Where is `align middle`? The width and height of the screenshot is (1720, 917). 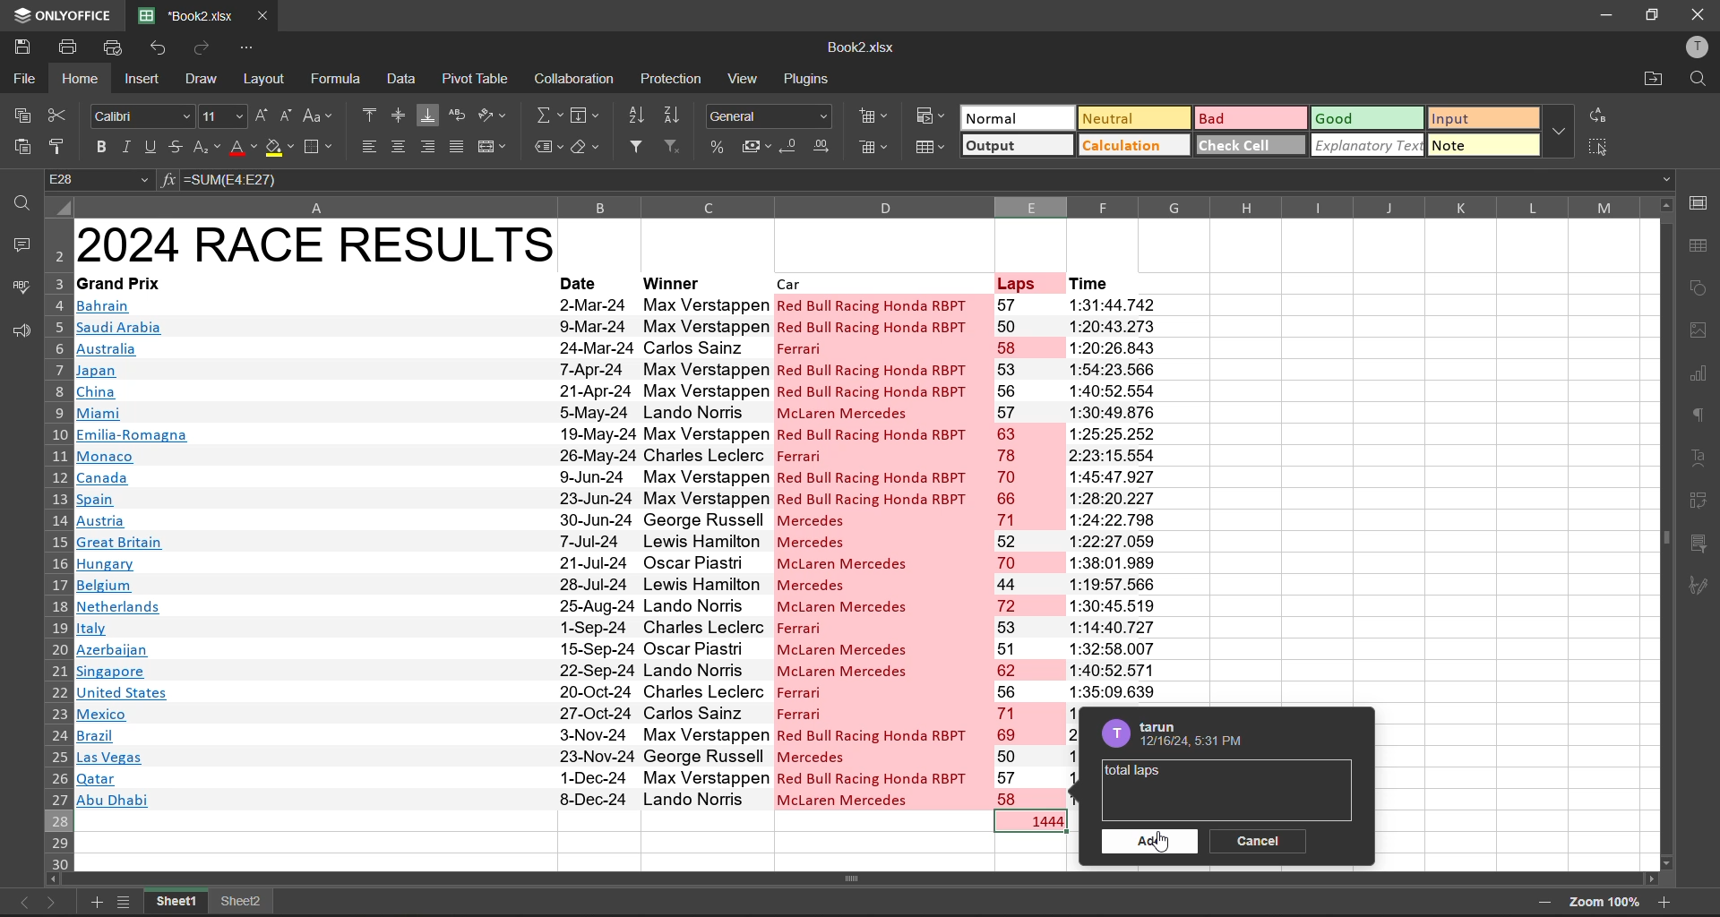 align middle is located at coordinates (397, 115).